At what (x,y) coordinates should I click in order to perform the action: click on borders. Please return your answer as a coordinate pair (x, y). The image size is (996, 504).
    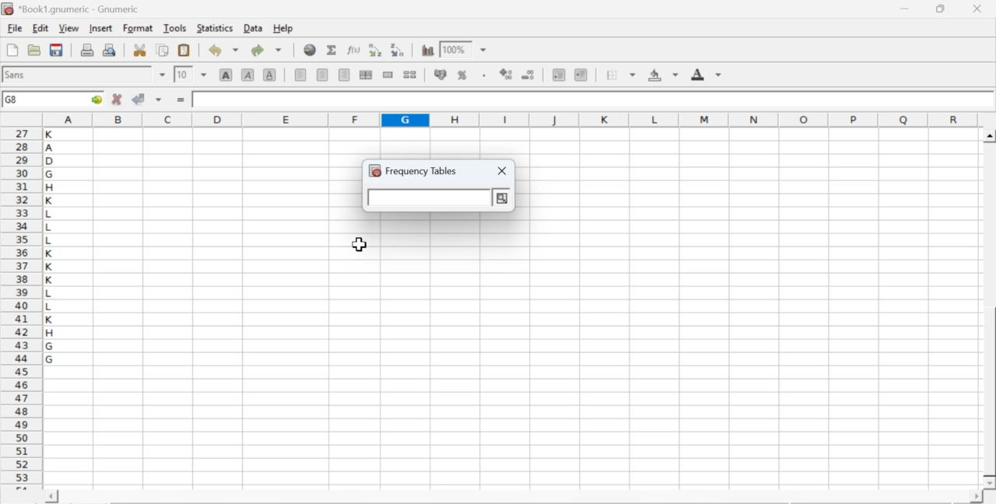
    Looking at the image, I should click on (622, 75).